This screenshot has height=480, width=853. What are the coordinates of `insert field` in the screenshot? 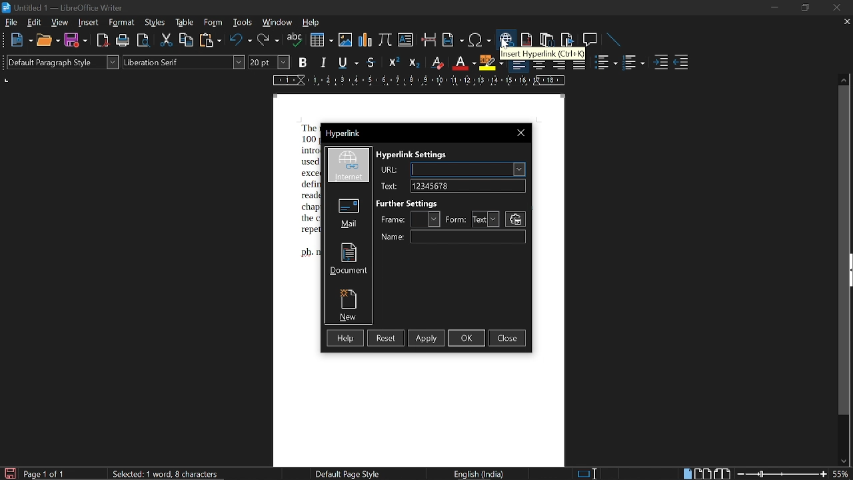 It's located at (452, 40).